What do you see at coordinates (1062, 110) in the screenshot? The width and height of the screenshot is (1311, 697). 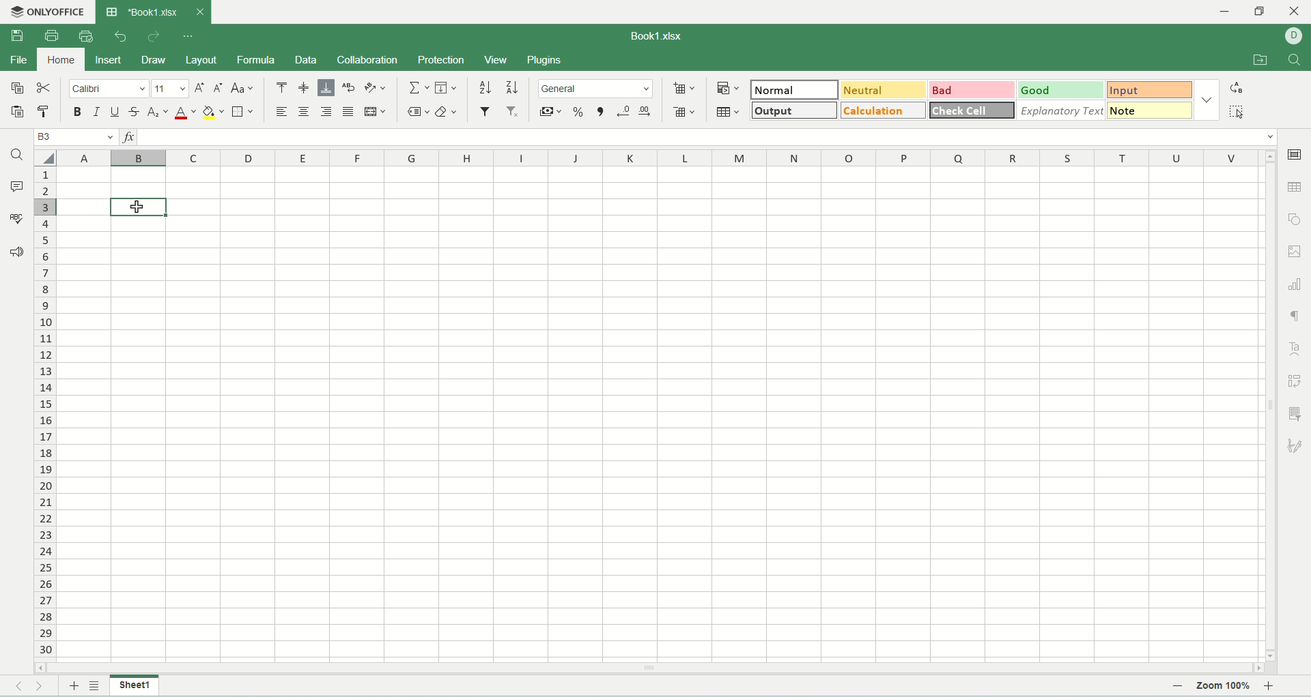 I see `explanotry text` at bounding box center [1062, 110].